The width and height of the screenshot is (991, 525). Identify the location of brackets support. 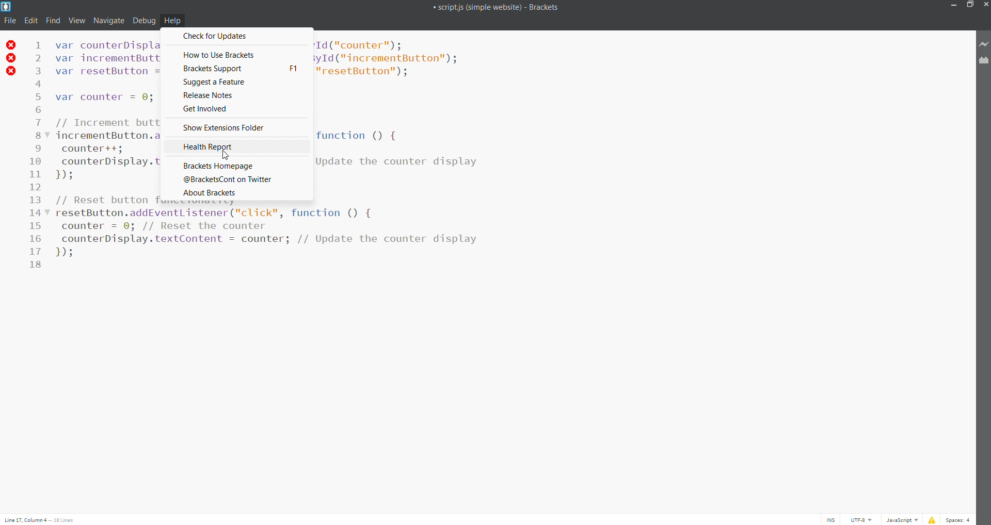
(237, 69).